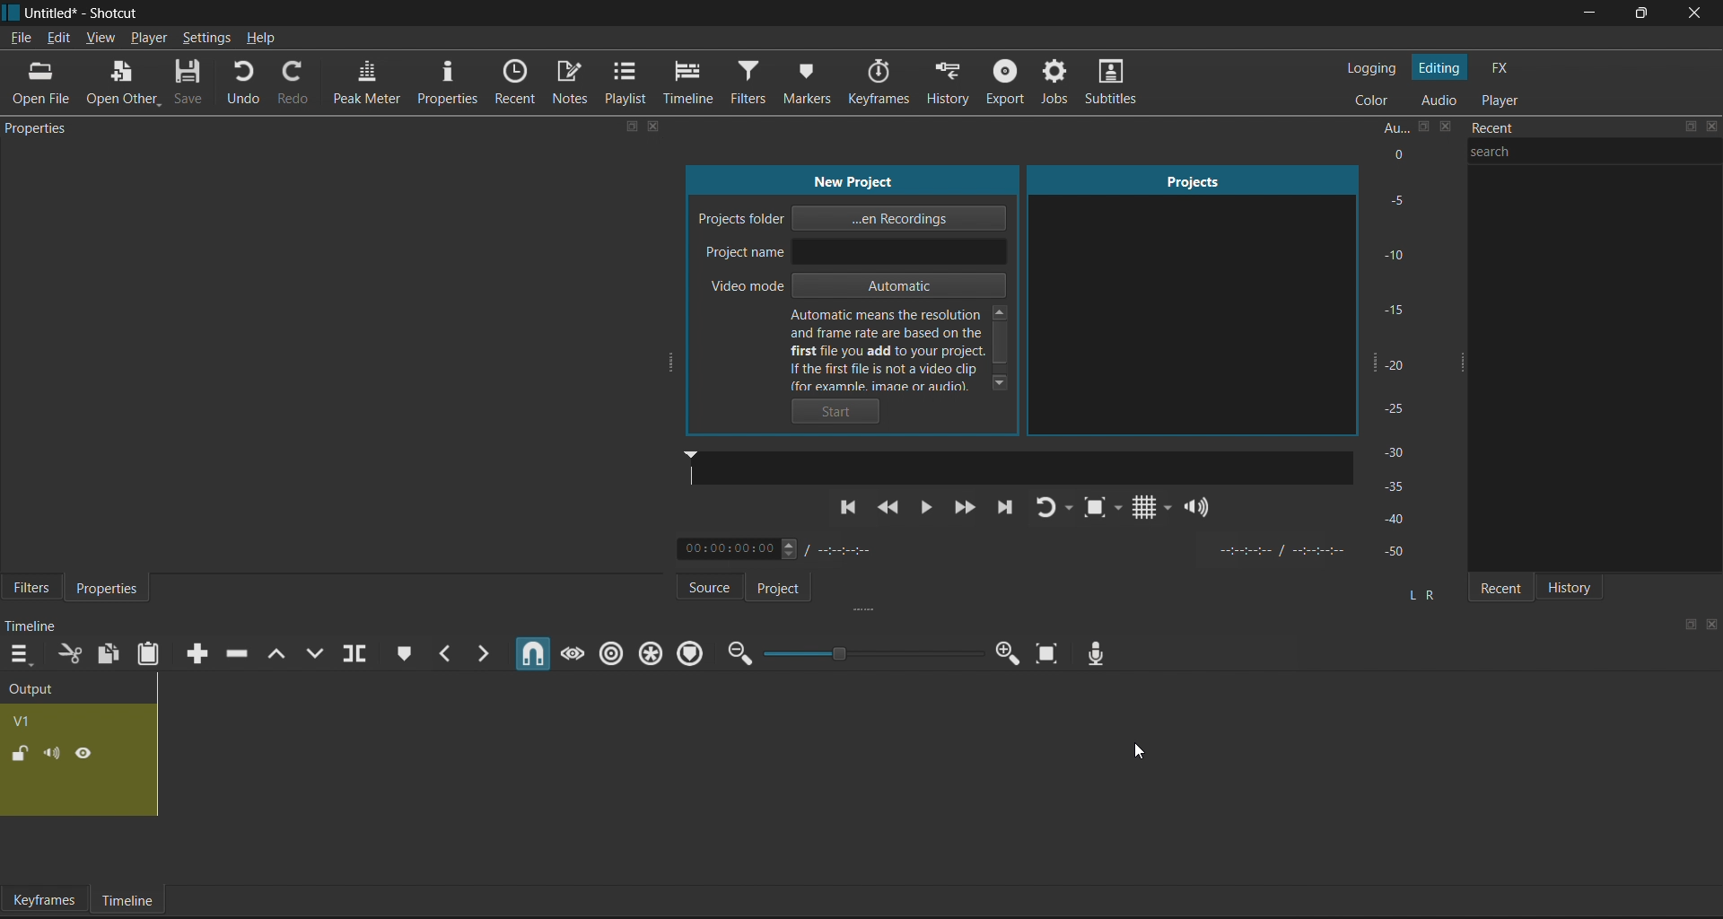  What do you see at coordinates (364, 84) in the screenshot?
I see `Peak Meter` at bounding box center [364, 84].